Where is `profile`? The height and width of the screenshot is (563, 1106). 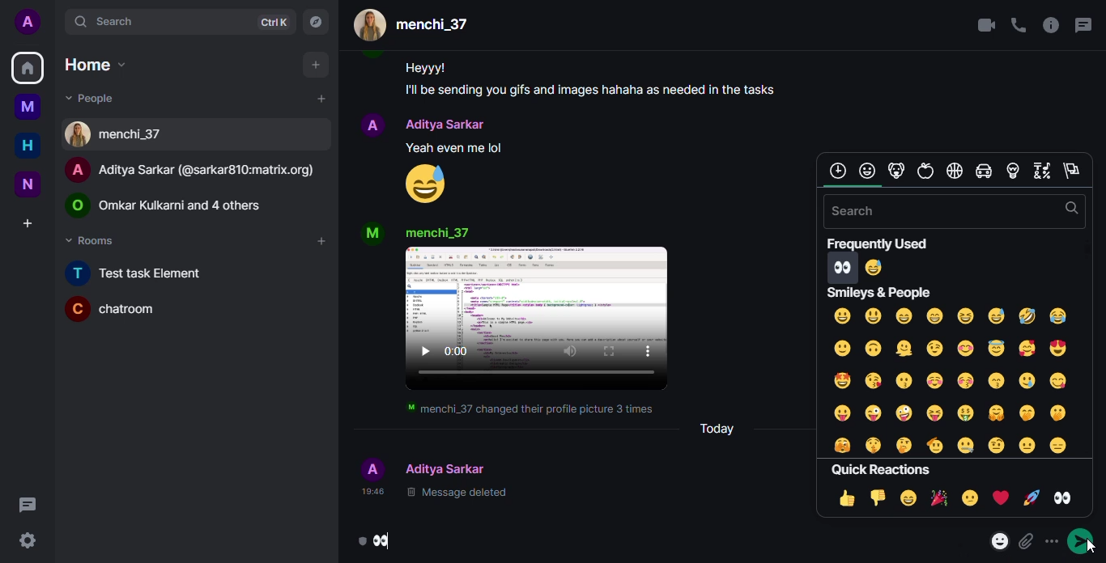
profile is located at coordinates (371, 234).